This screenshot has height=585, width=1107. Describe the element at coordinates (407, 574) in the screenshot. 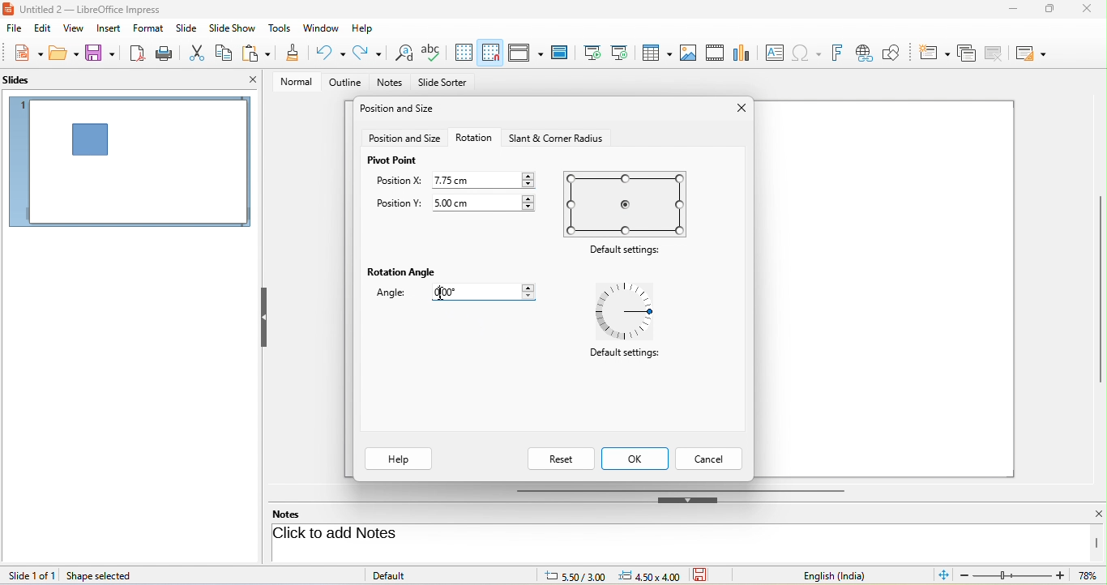

I see `default` at that location.